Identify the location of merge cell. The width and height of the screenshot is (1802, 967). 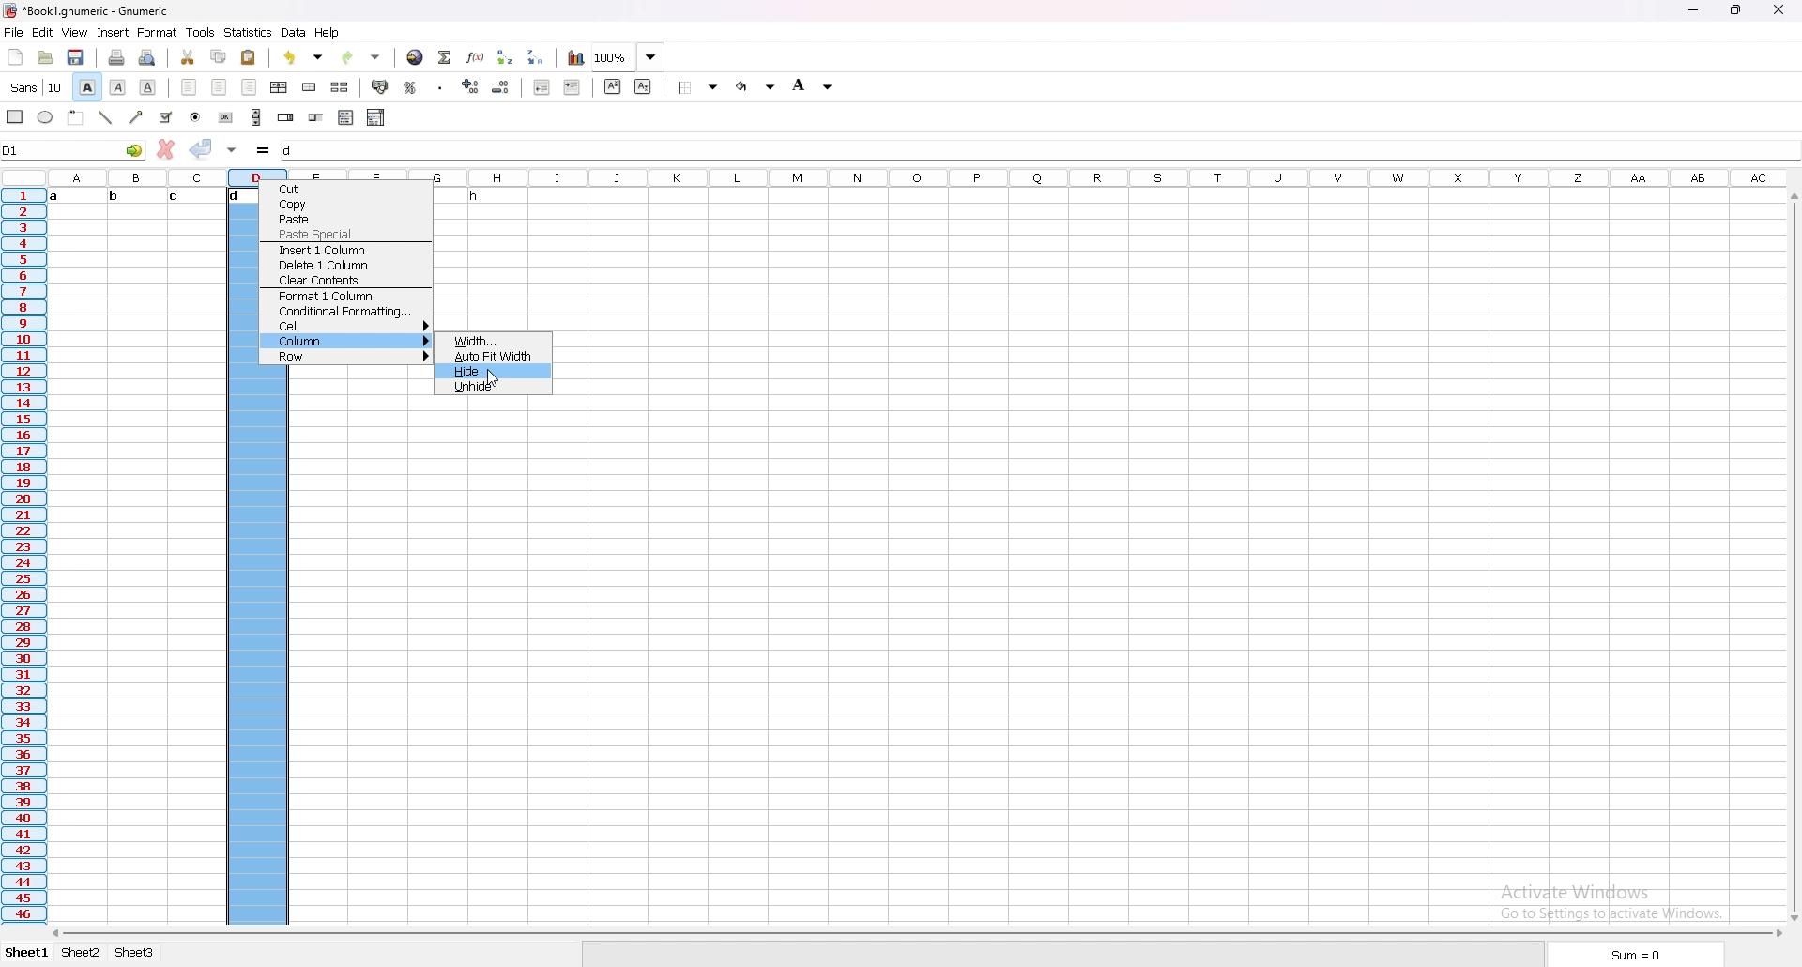
(310, 86).